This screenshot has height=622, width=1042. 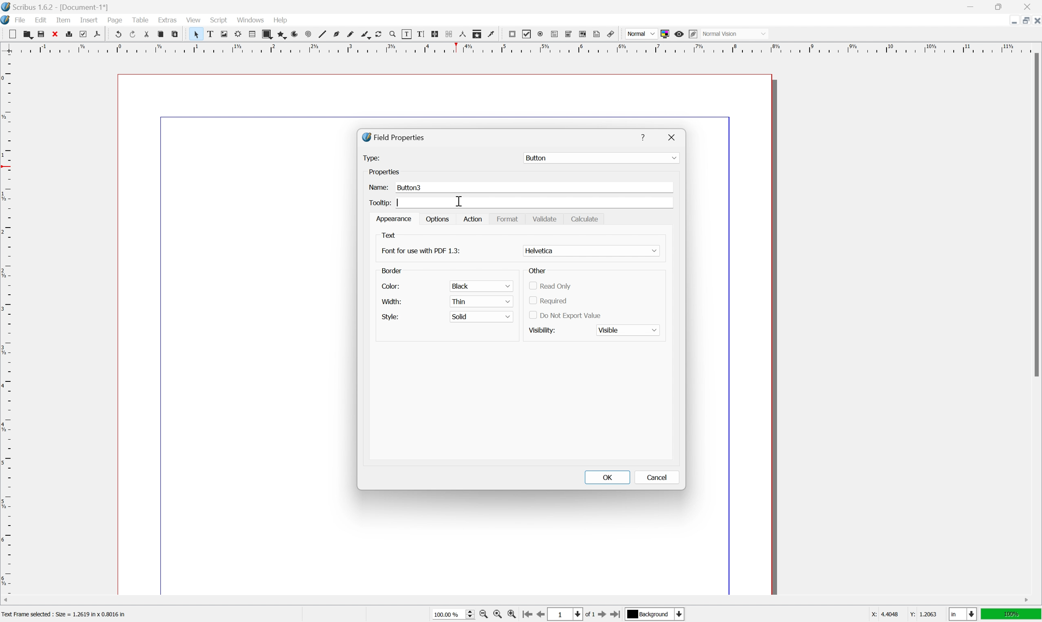 What do you see at coordinates (54, 34) in the screenshot?
I see `cut` at bounding box center [54, 34].